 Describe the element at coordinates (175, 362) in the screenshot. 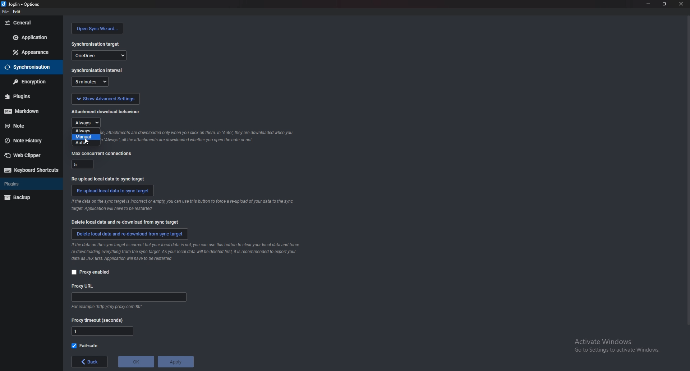

I see `apply` at that location.